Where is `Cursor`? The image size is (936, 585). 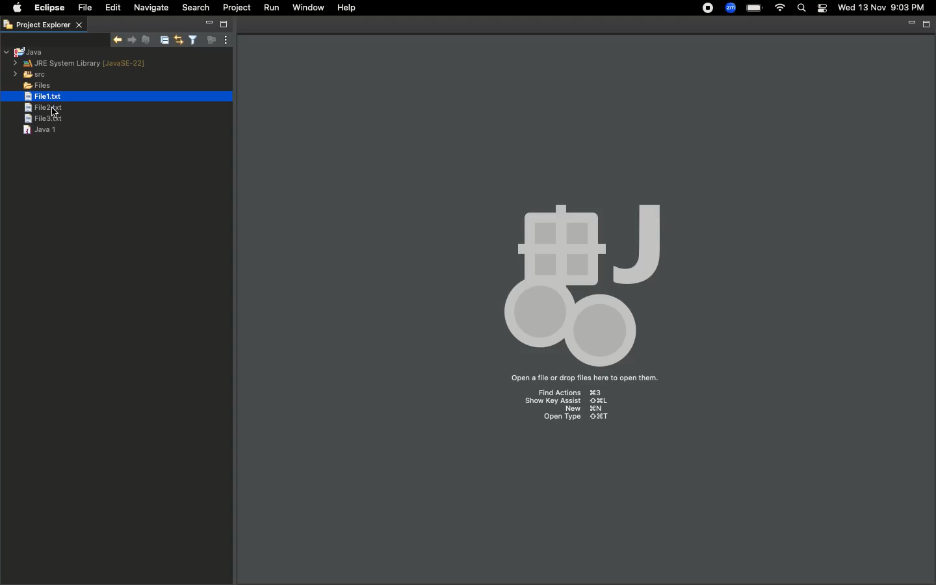
Cursor is located at coordinates (59, 107).